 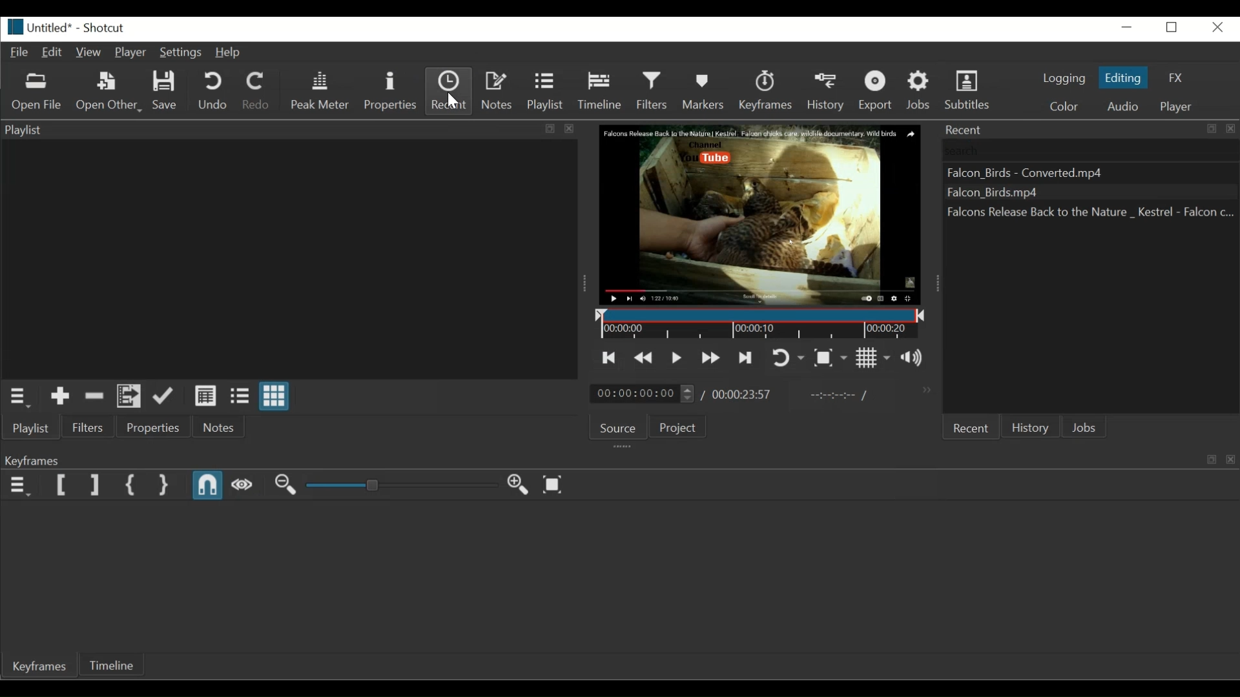 I want to click on Toggle play or pause (space), so click(x=677, y=357).